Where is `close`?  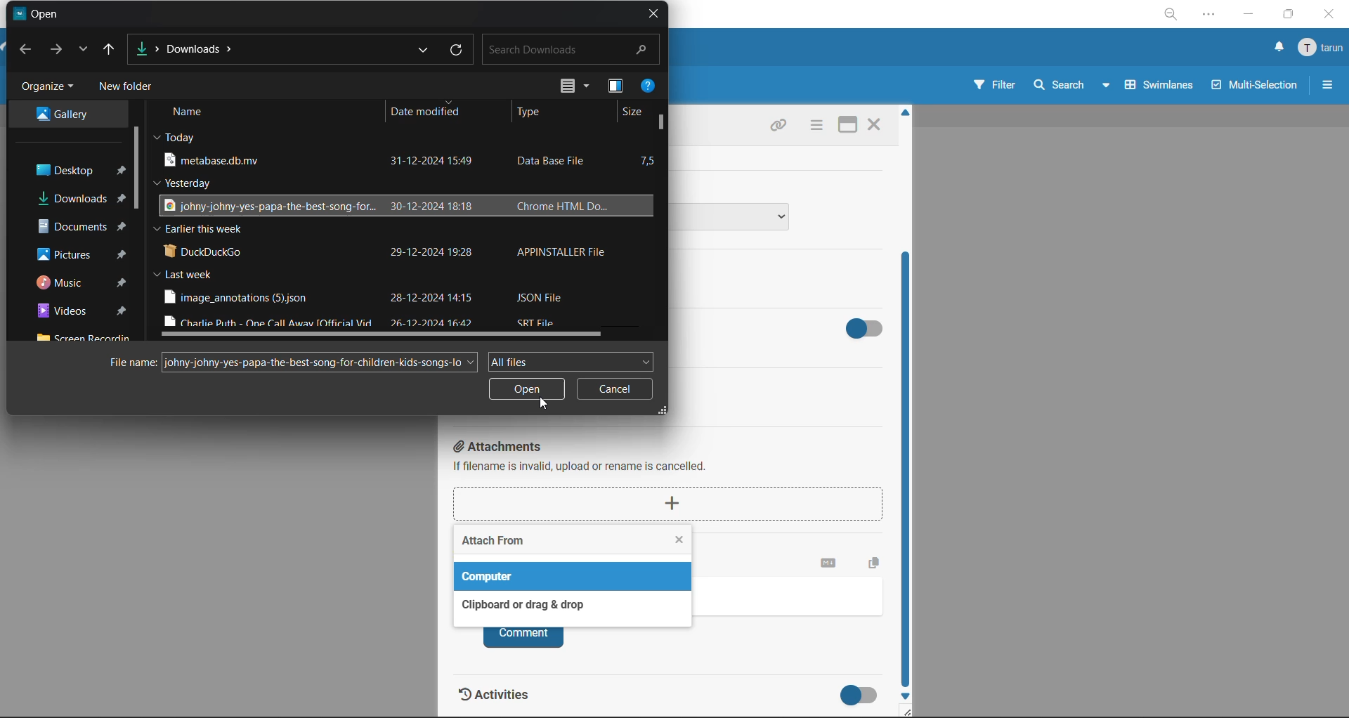 close is located at coordinates (654, 15).